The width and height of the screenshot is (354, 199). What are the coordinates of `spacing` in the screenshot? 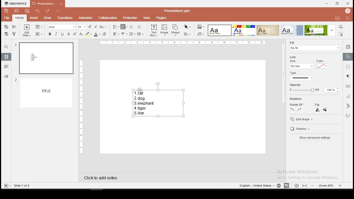 It's located at (132, 34).